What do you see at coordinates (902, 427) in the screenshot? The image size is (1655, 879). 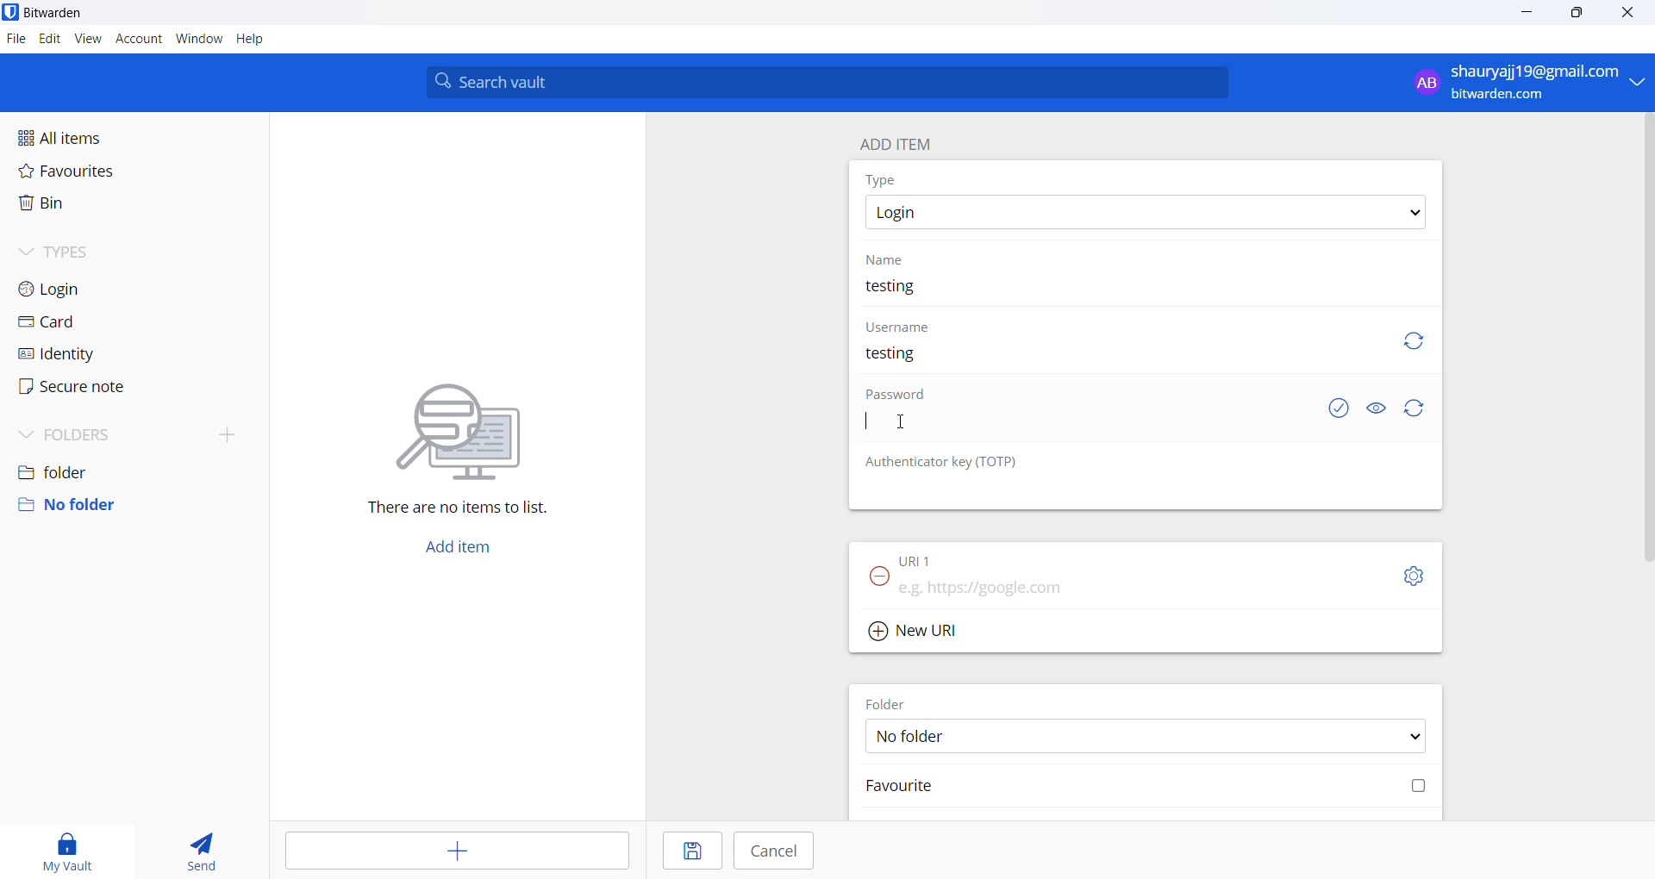 I see `cursor` at bounding box center [902, 427].